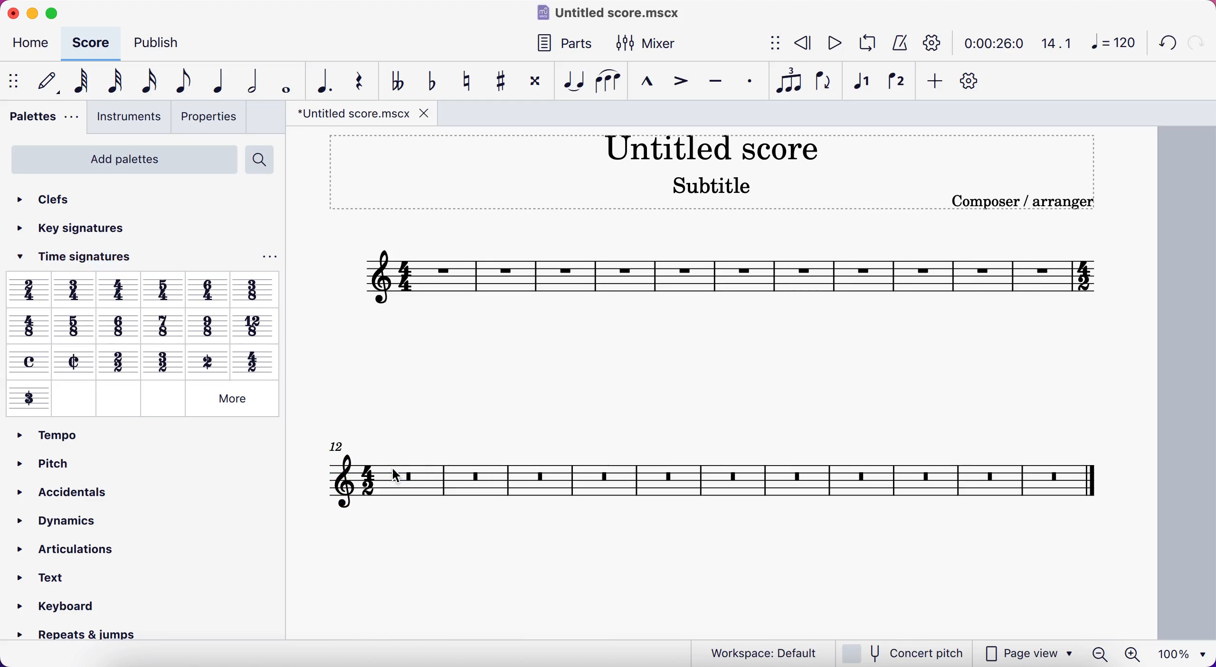  What do you see at coordinates (1137, 654) in the screenshot?
I see `zoom in` at bounding box center [1137, 654].